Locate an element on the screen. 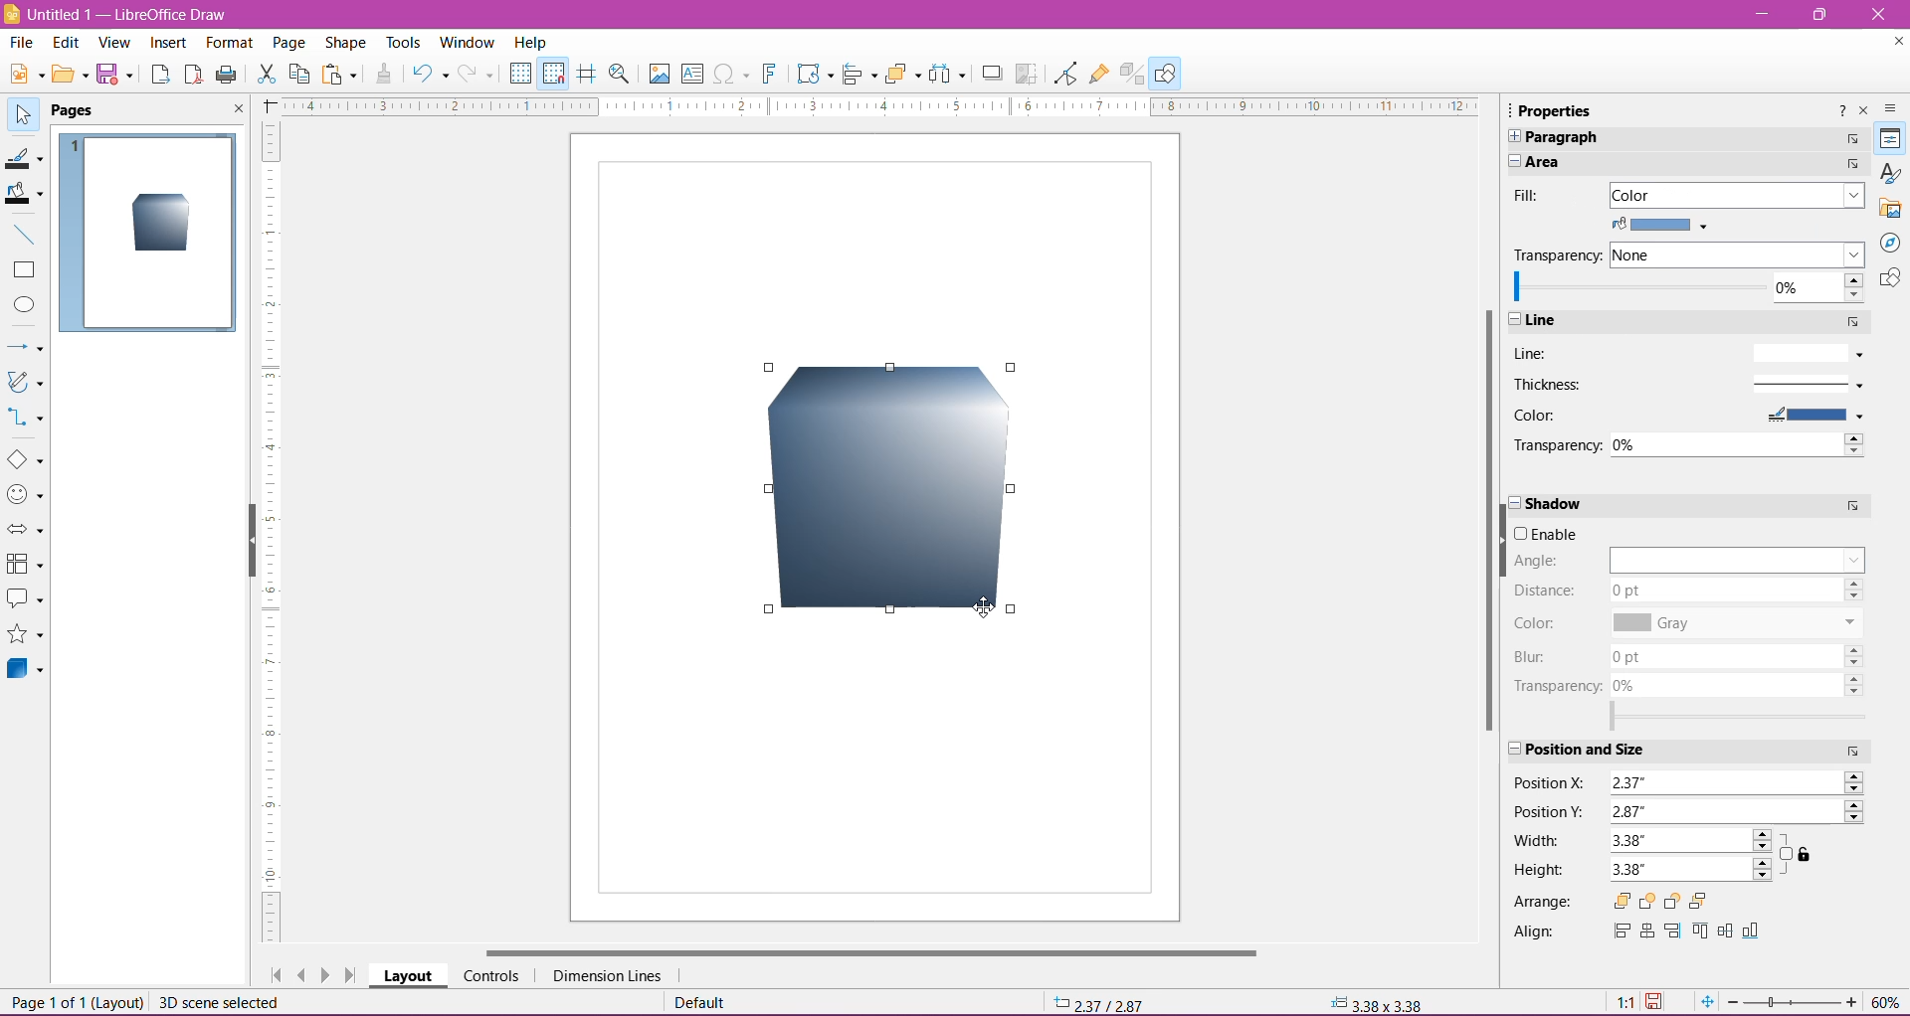 Image resolution: width=1910 pixels, height=1016 pixels. Angle is located at coordinates (1555, 561).